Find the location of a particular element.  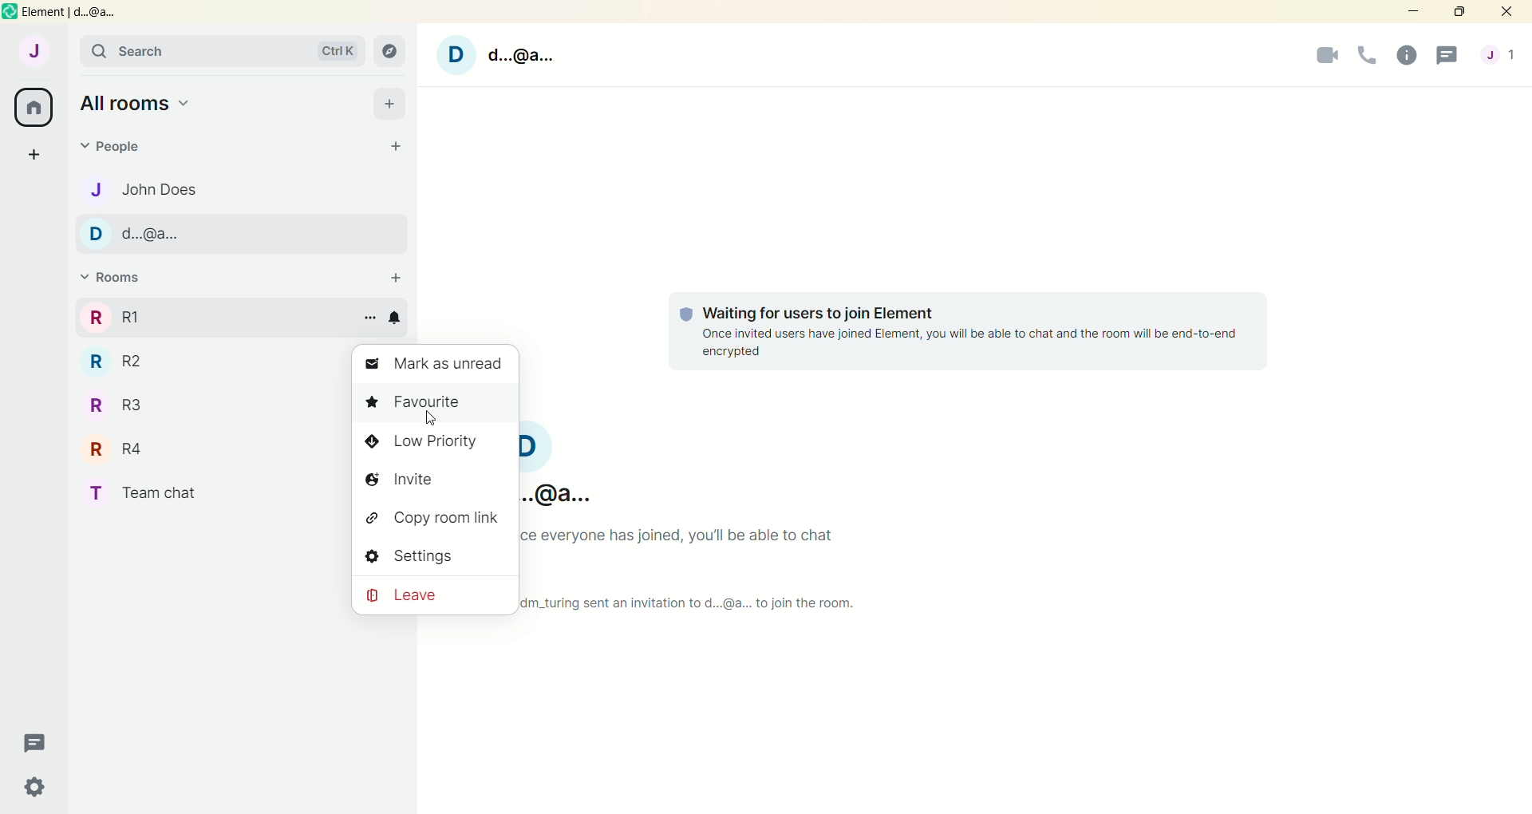

Element | d...@a... is located at coordinates (68, 14).